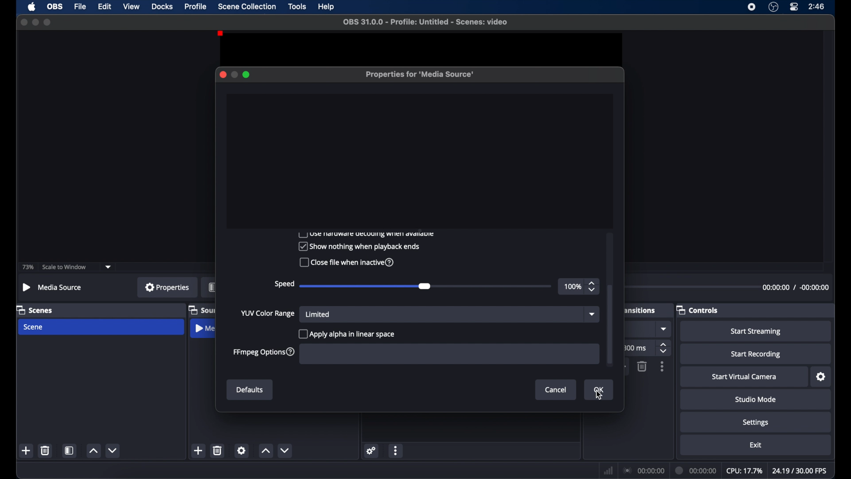  I want to click on maximize, so click(247, 75).